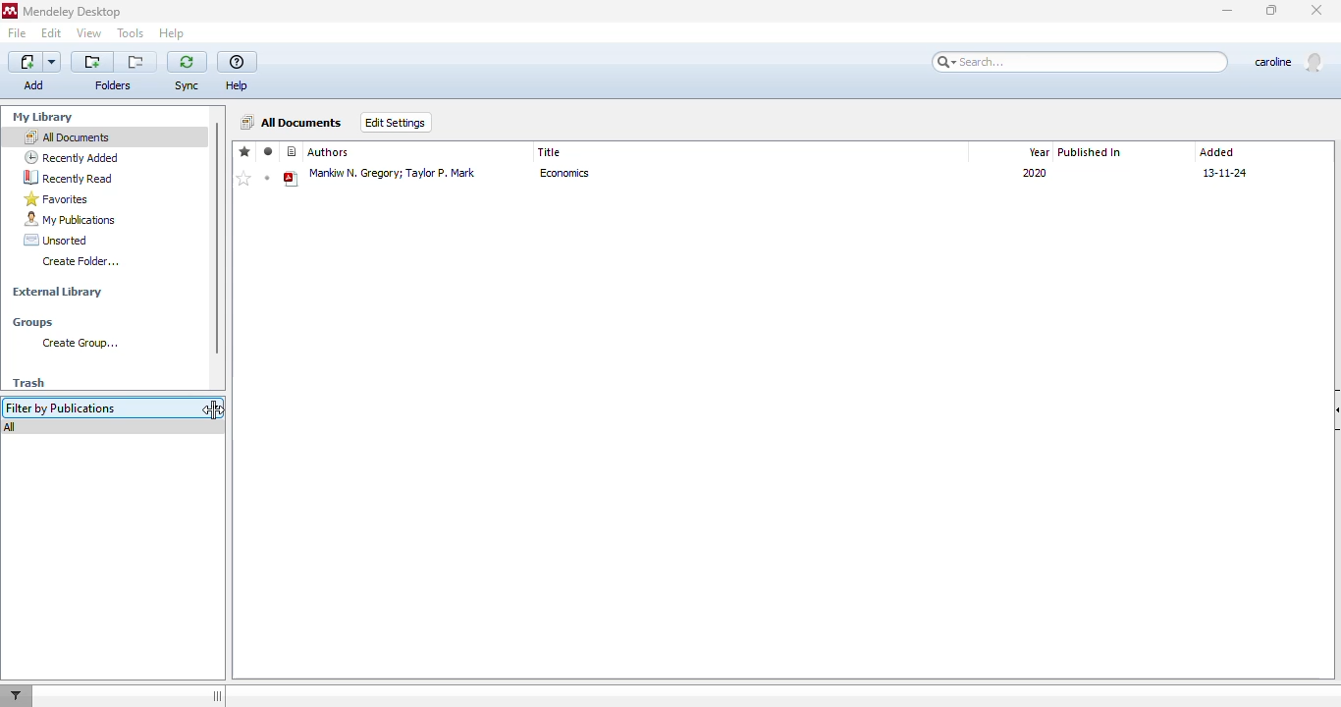 Image resolution: width=1341 pixels, height=707 pixels. I want to click on my publications, so click(69, 219).